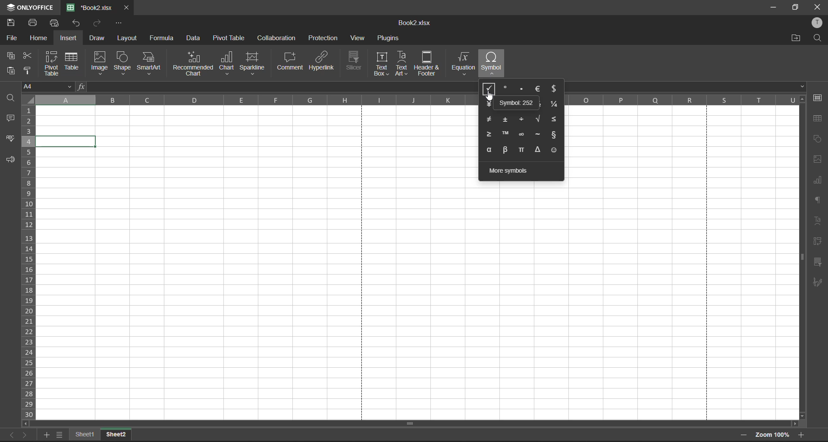 The width and height of the screenshot is (828, 442). I want to click on protection, so click(323, 37).